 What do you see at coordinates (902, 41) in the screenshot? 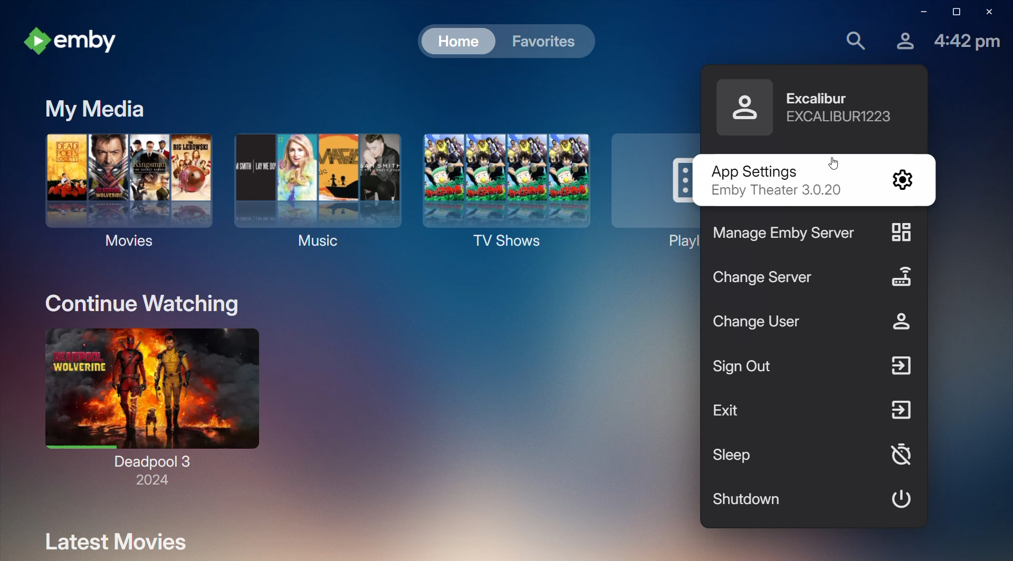
I see `Profile` at bounding box center [902, 41].